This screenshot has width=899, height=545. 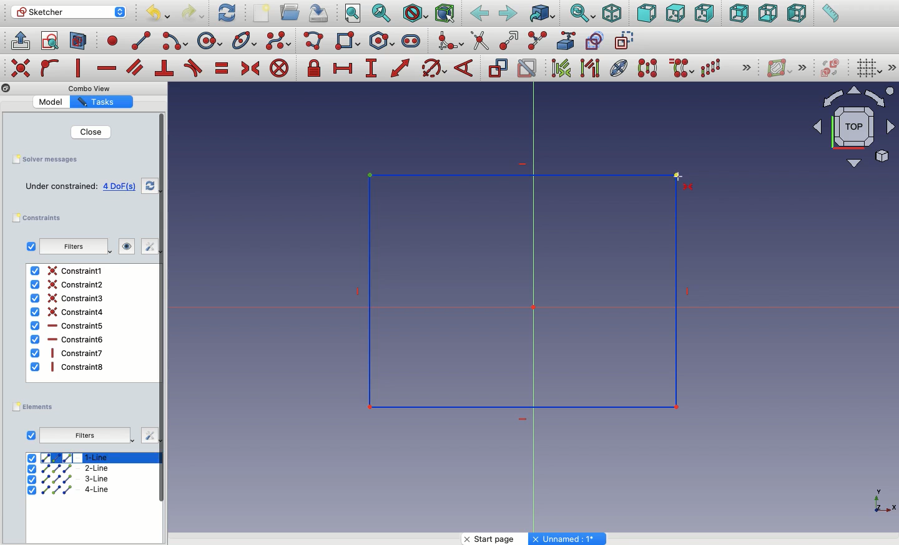 What do you see at coordinates (449, 42) in the screenshot?
I see `Create fillet` at bounding box center [449, 42].